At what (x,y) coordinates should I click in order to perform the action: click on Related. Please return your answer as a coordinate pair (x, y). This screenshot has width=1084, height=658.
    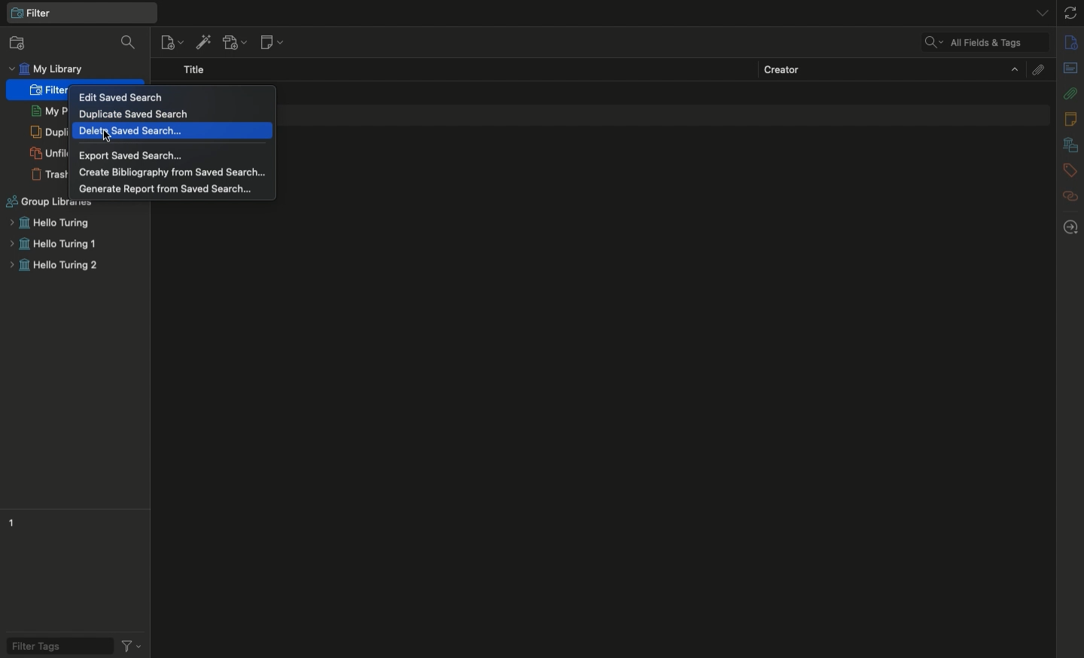
    Looking at the image, I should click on (1070, 196).